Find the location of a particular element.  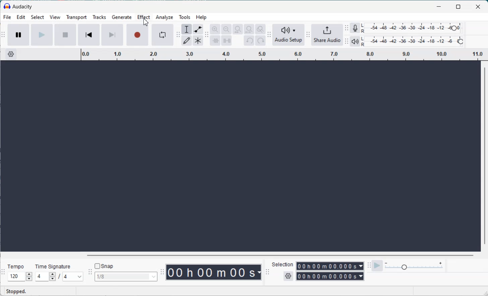

/ is located at coordinates (60, 277).